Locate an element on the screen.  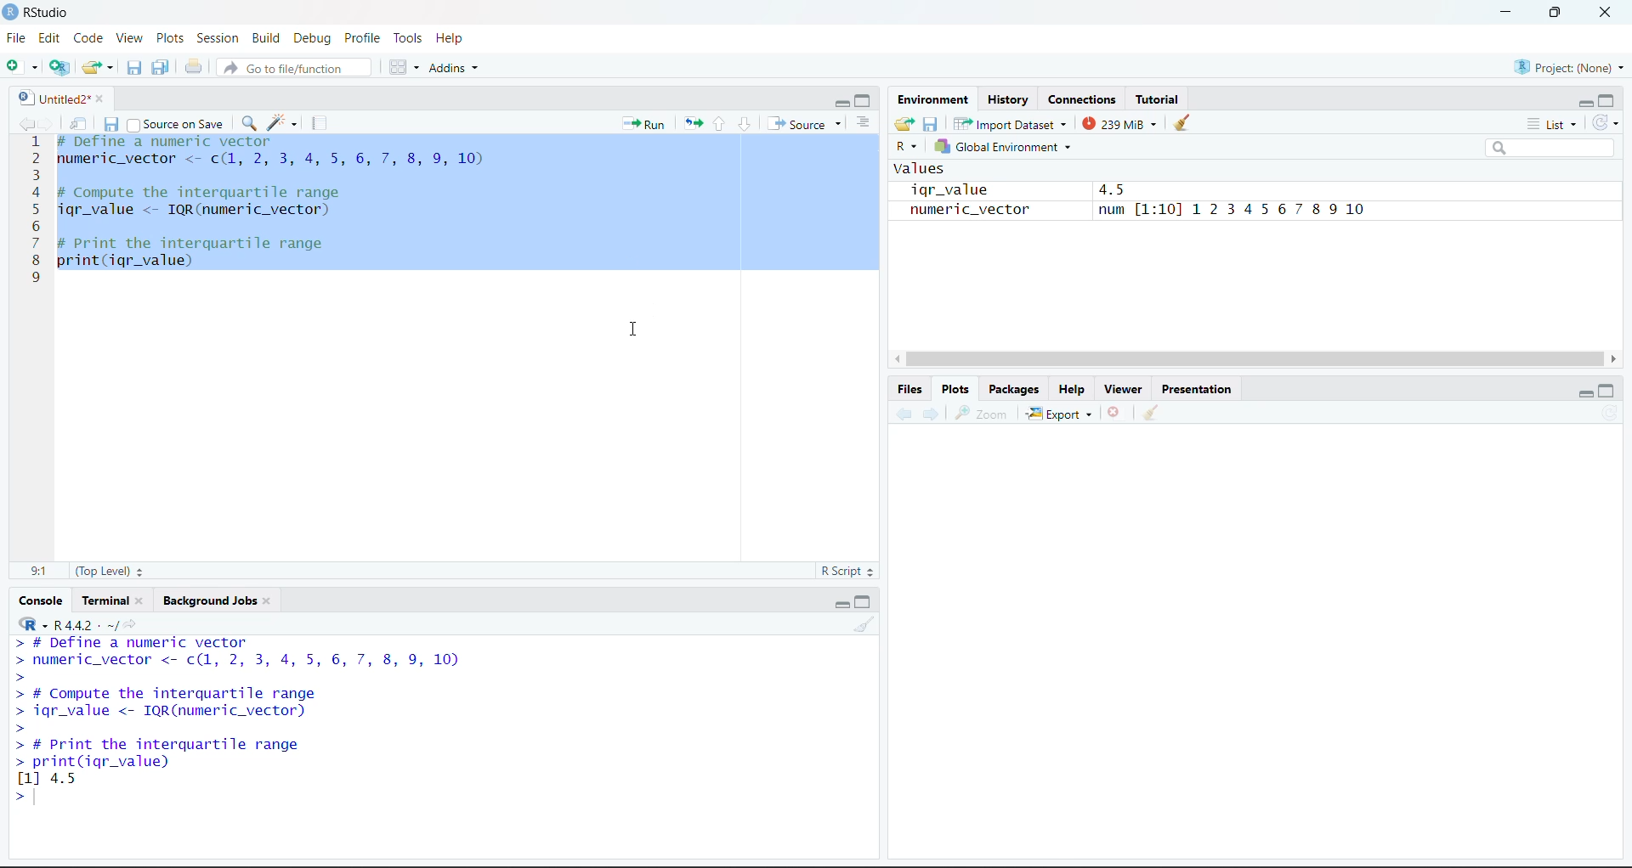
Minimize is located at coordinates (840, 101).